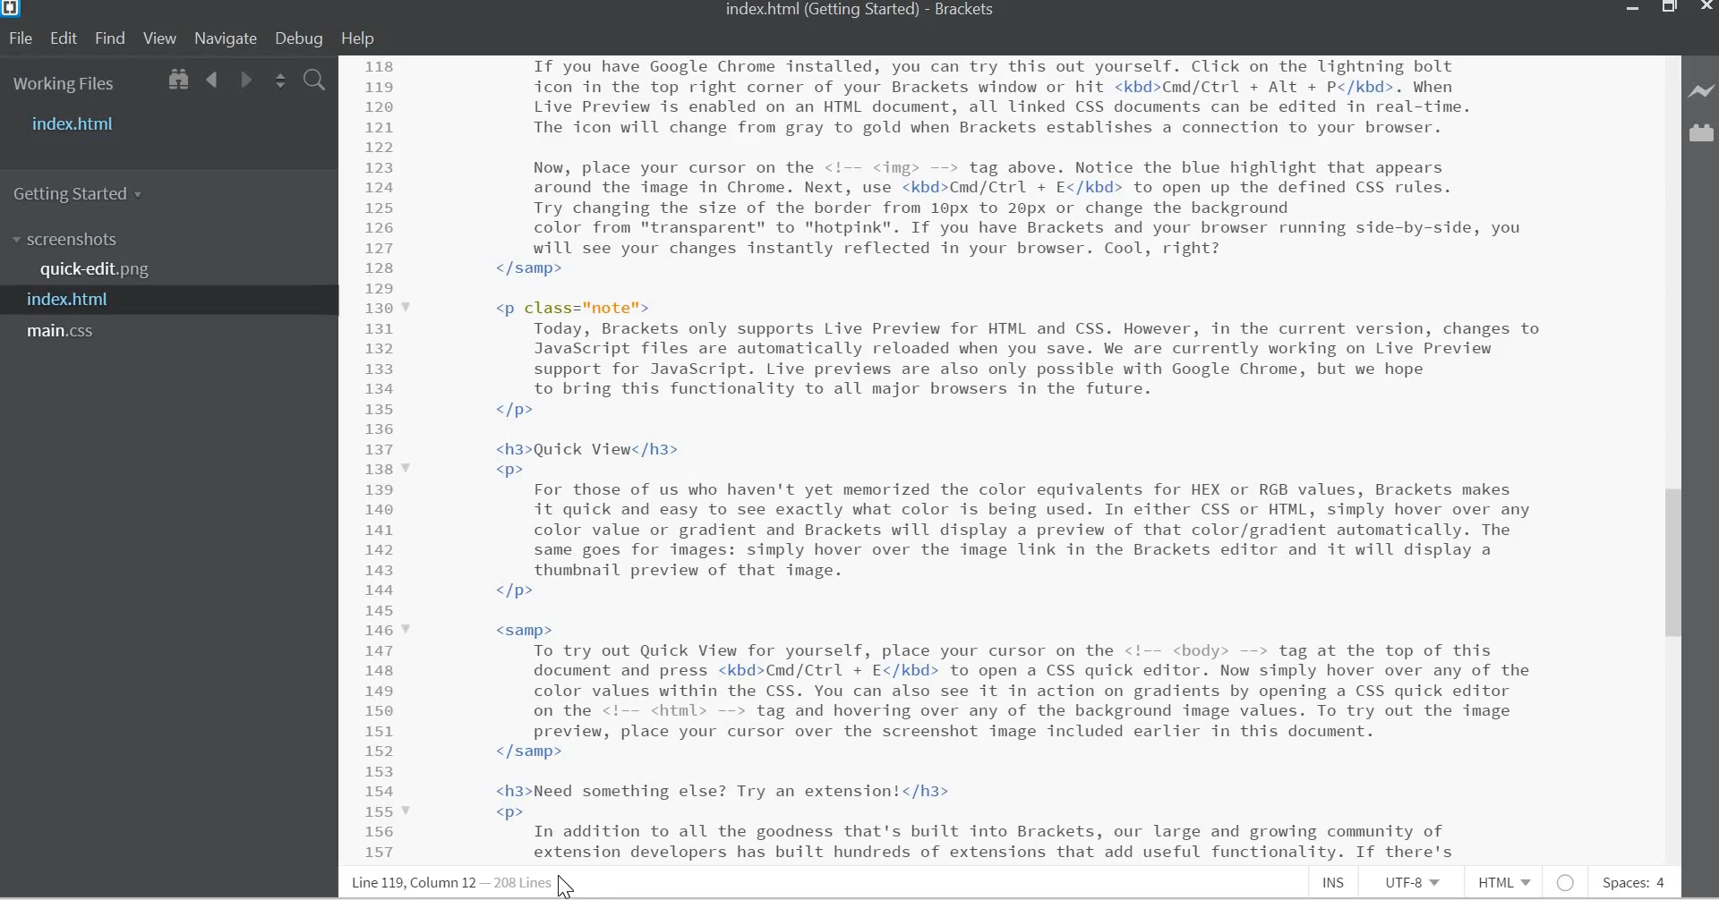 The image size is (1719, 900). What do you see at coordinates (19, 38) in the screenshot?
I see `File` at bounding box center [19, 38].